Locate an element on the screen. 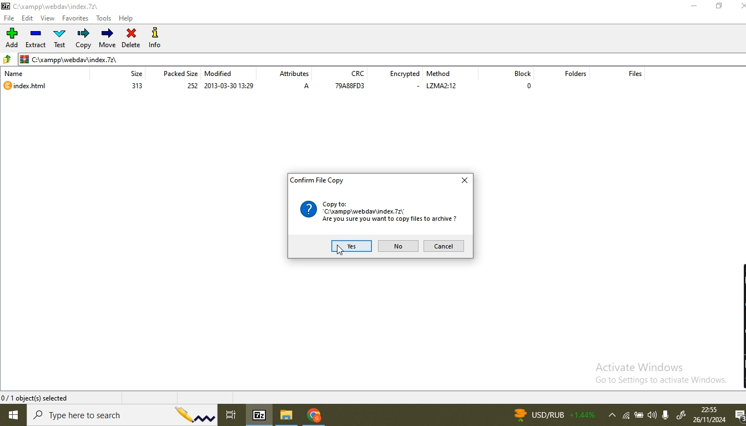 This screenshot has height=426, width=746. news currency rate is located at coordinates (553, 414).